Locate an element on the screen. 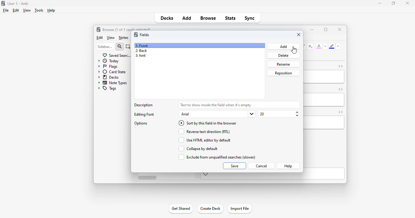 The image size is (415, 218). select is located at coordinates (128, 46).